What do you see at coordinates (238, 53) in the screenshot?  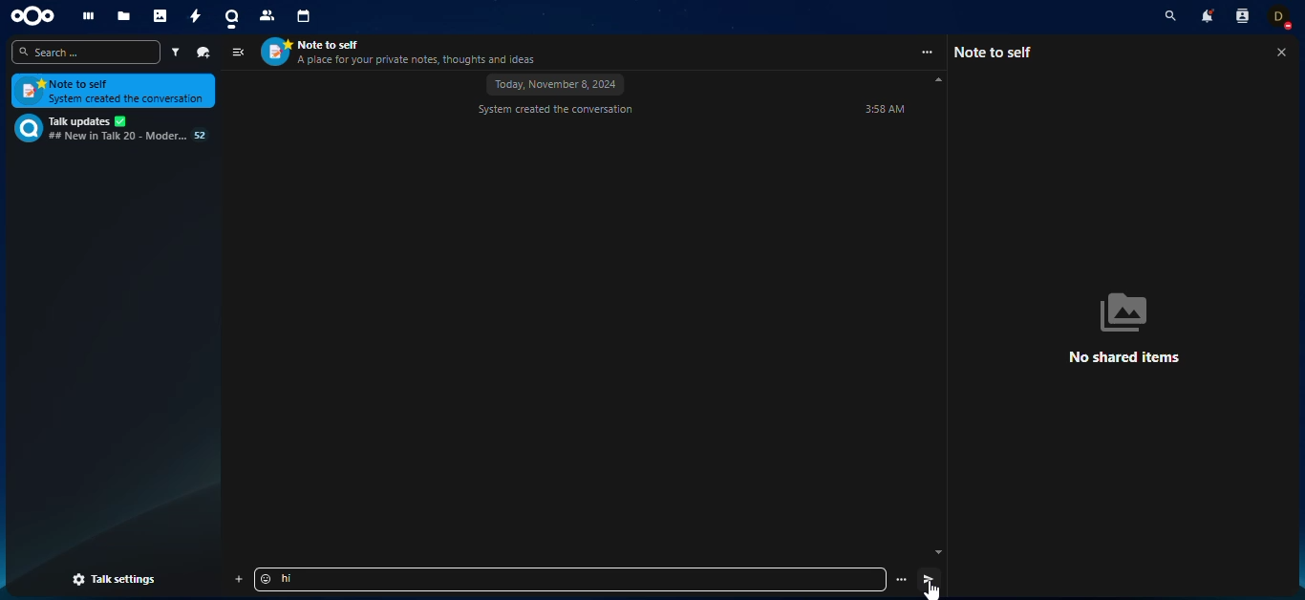 I see `view` at bounding box center [238, 53].